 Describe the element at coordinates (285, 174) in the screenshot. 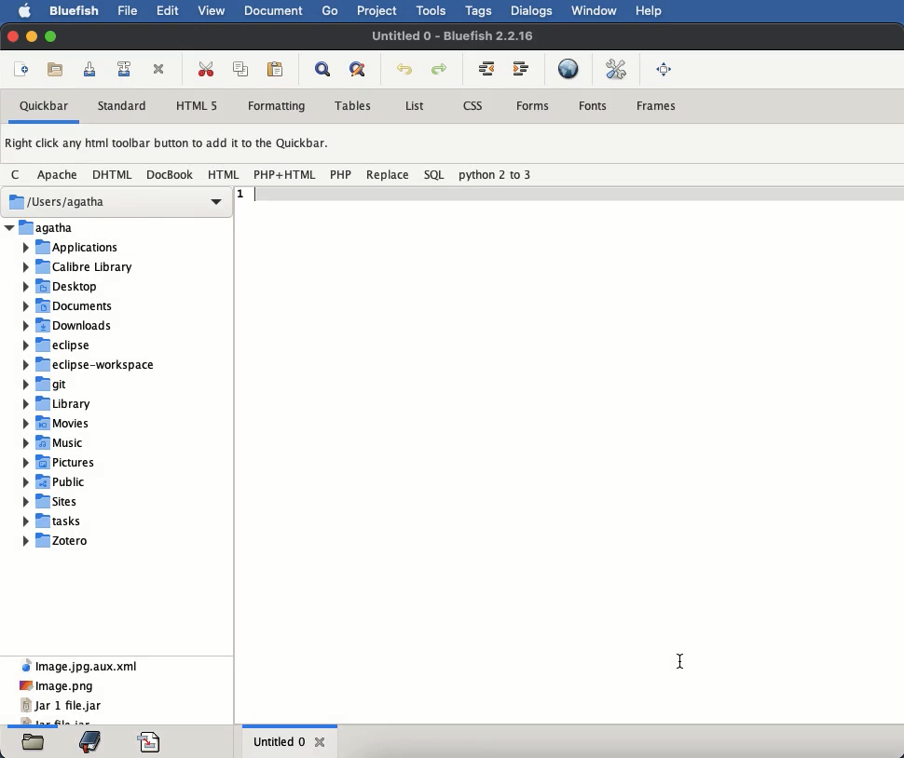

I see `PHP + HTML` at that location.